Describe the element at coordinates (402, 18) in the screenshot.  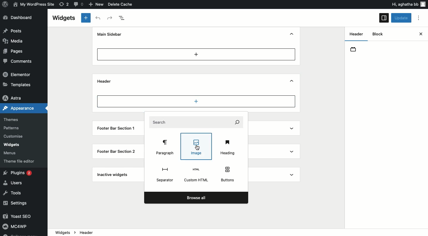
I see `Update` at that location.